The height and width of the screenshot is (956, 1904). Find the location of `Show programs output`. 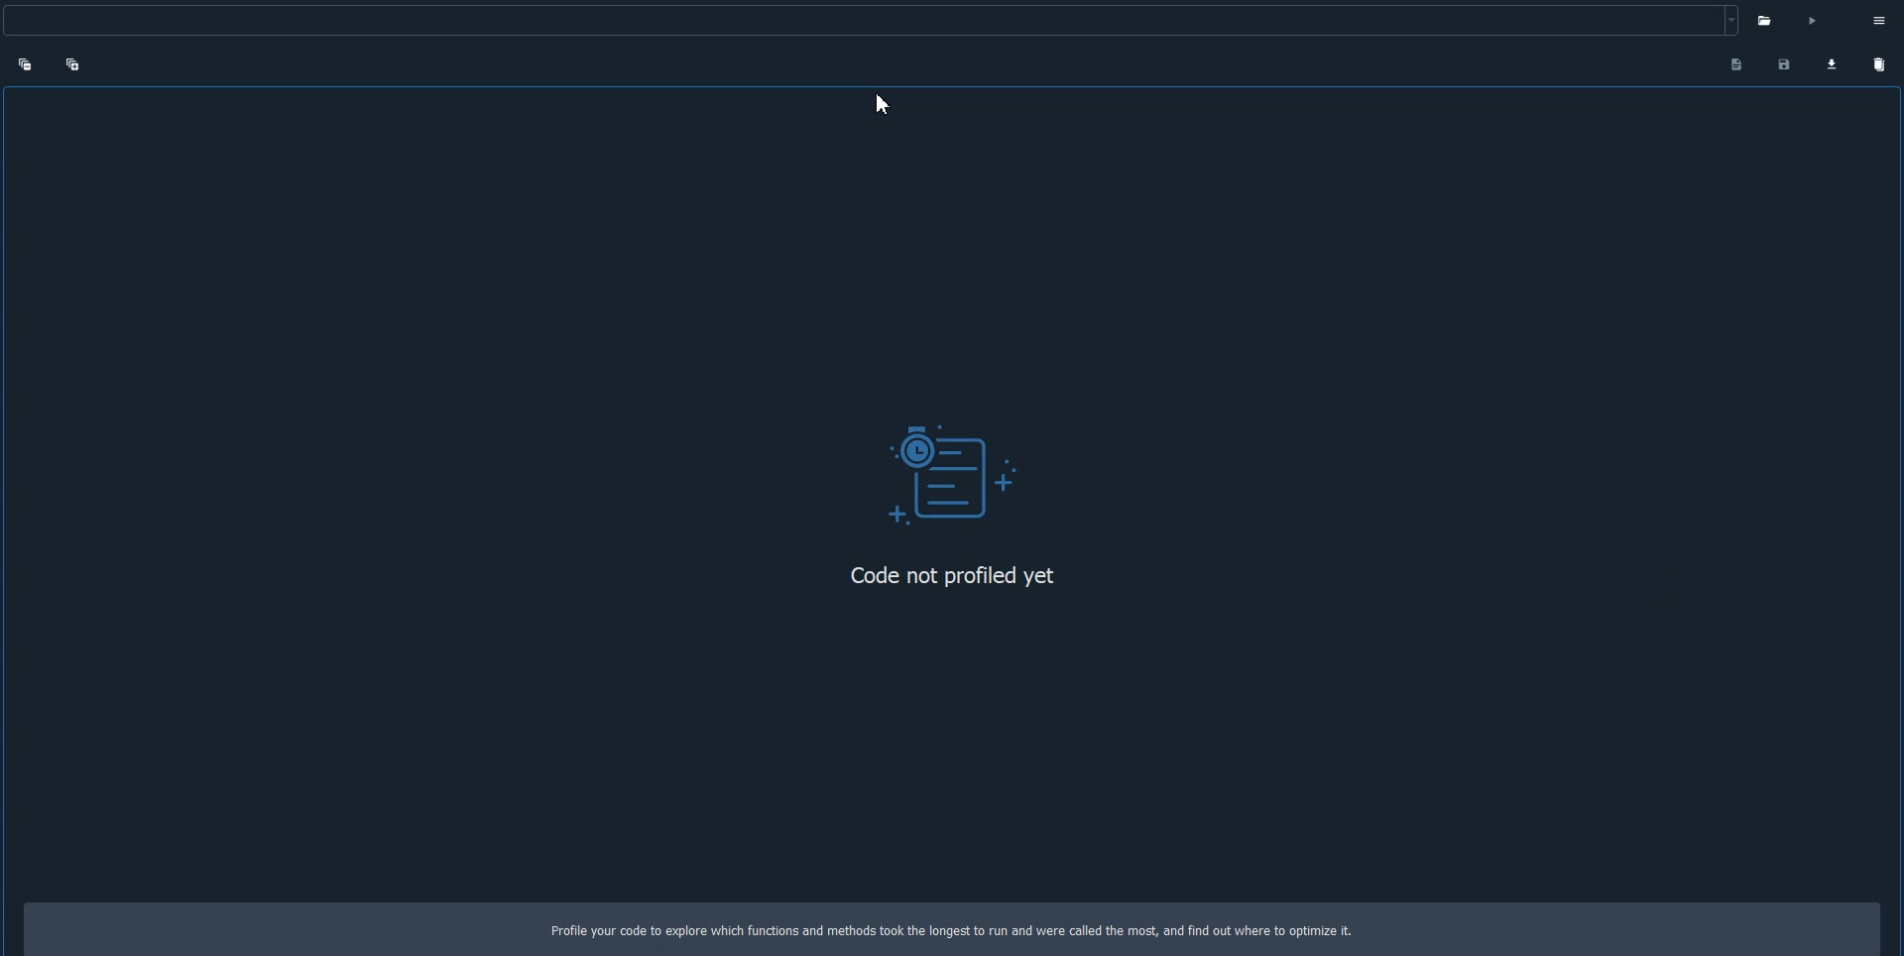

Show programs output is located at coordinates (1732, 65).